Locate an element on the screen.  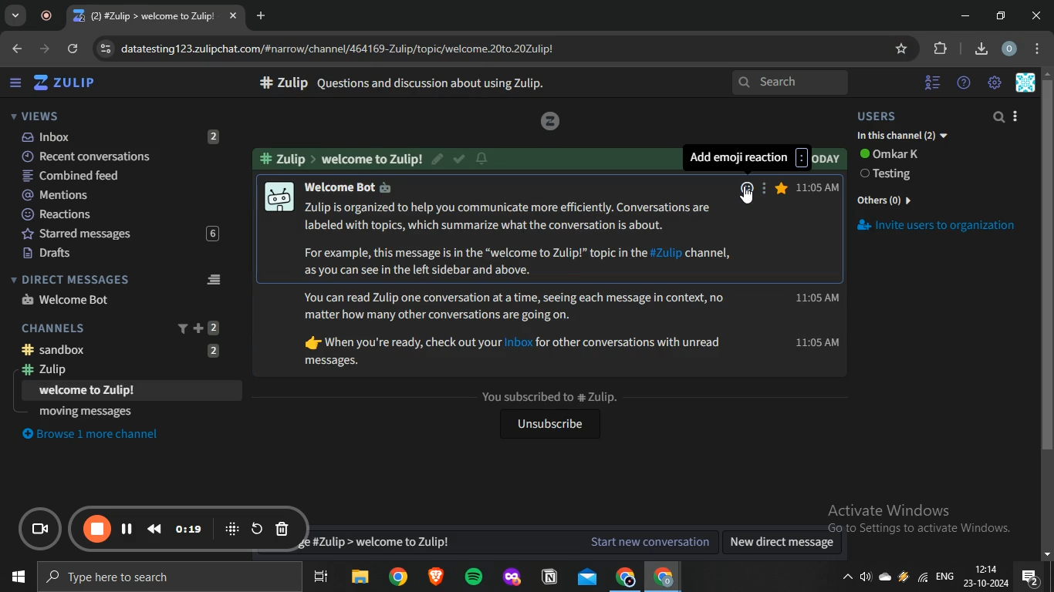
zulip is located at coordinates (123, 371).